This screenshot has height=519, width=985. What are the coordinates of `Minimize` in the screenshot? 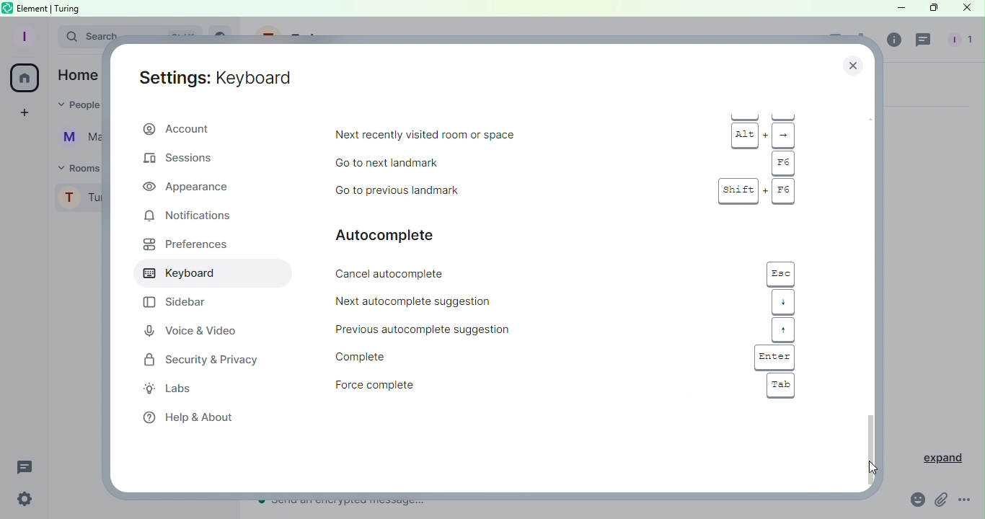 It's located at (899, 7).